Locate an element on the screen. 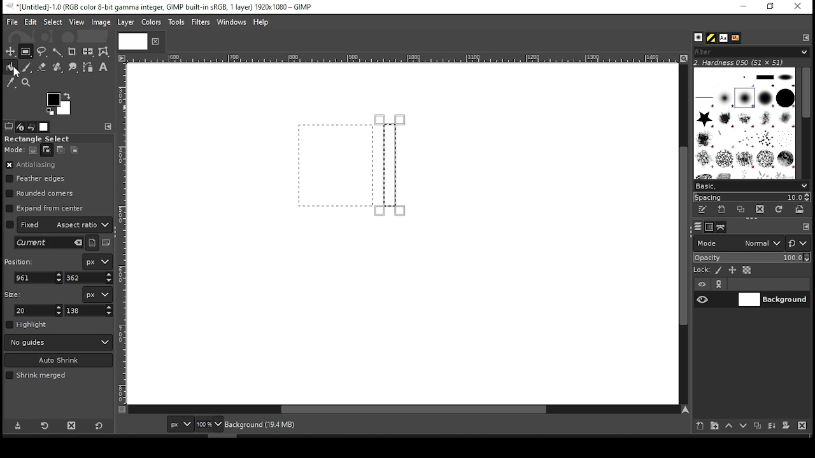 Image resolution: width=815 pixels, height=458 pixels. smudge tool is located at coordinates (74, 67).